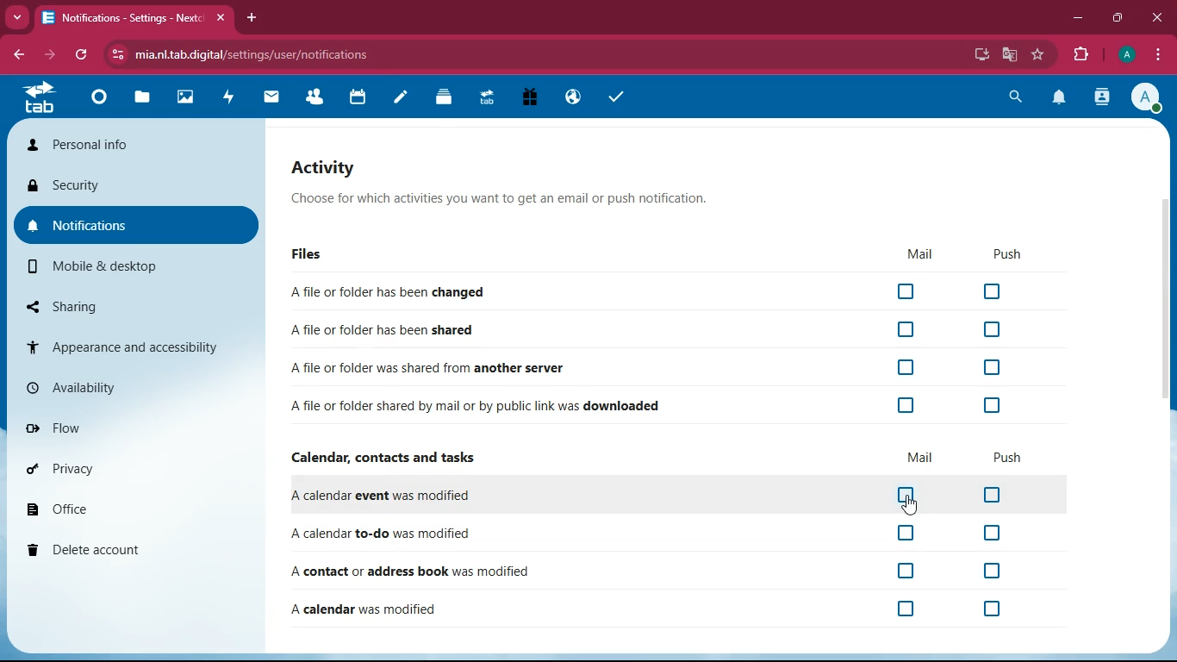 The image size is (1177, 662). Describe the element at coordinates (1159, 54) in the screenshot. I see `options` at that location.